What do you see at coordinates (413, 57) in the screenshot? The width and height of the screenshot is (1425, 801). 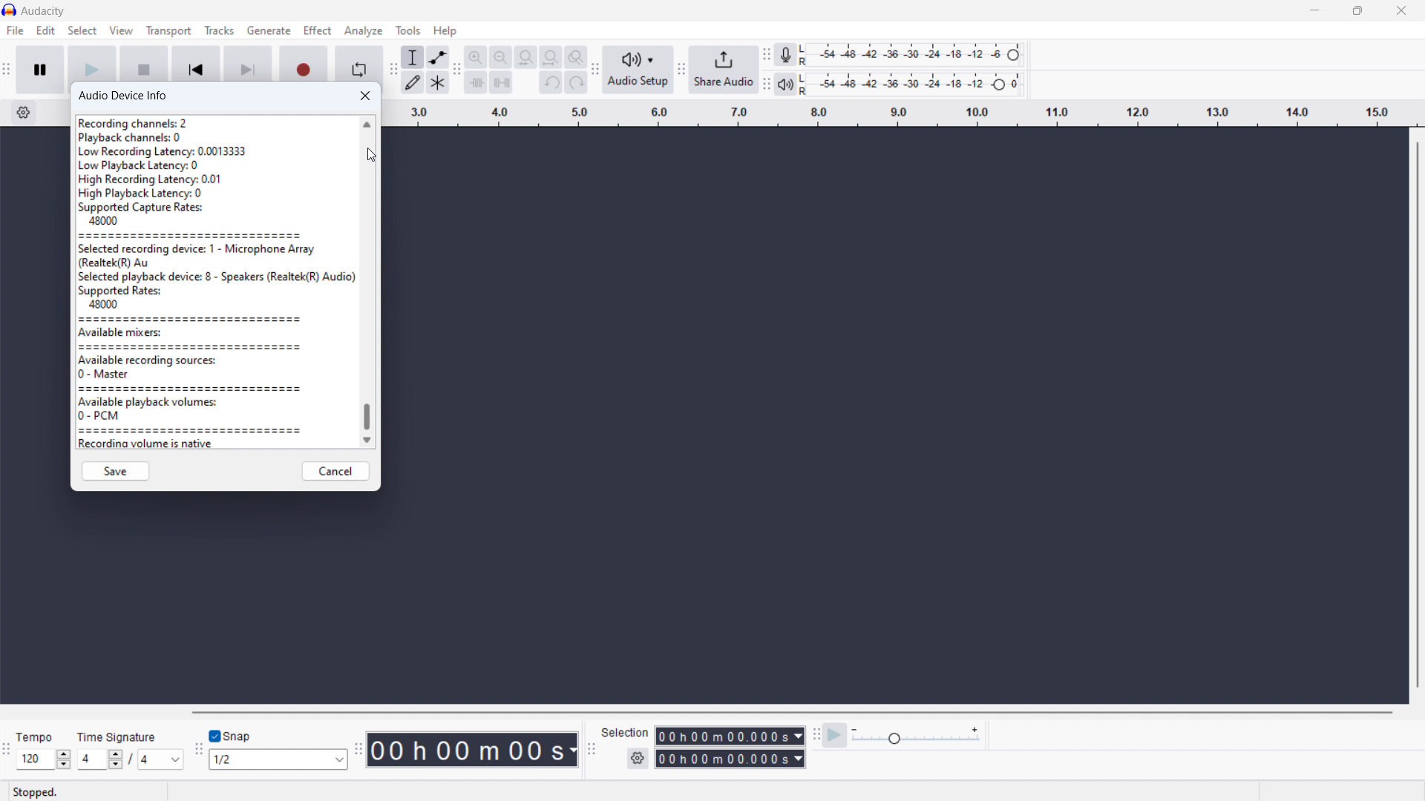 I see `selection tool` at bounding box center [413, 57].